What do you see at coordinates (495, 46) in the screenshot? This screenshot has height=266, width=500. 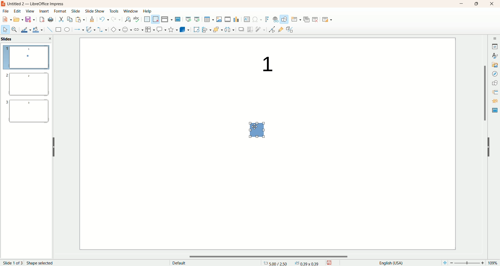 I see `properties` at bounding box center [495, 46].